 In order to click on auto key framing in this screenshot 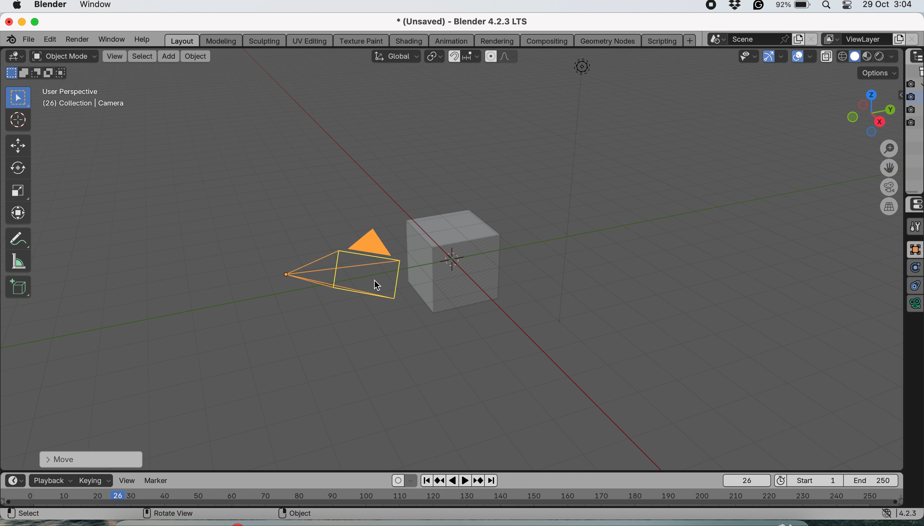, I will do `click(412, 480)`.